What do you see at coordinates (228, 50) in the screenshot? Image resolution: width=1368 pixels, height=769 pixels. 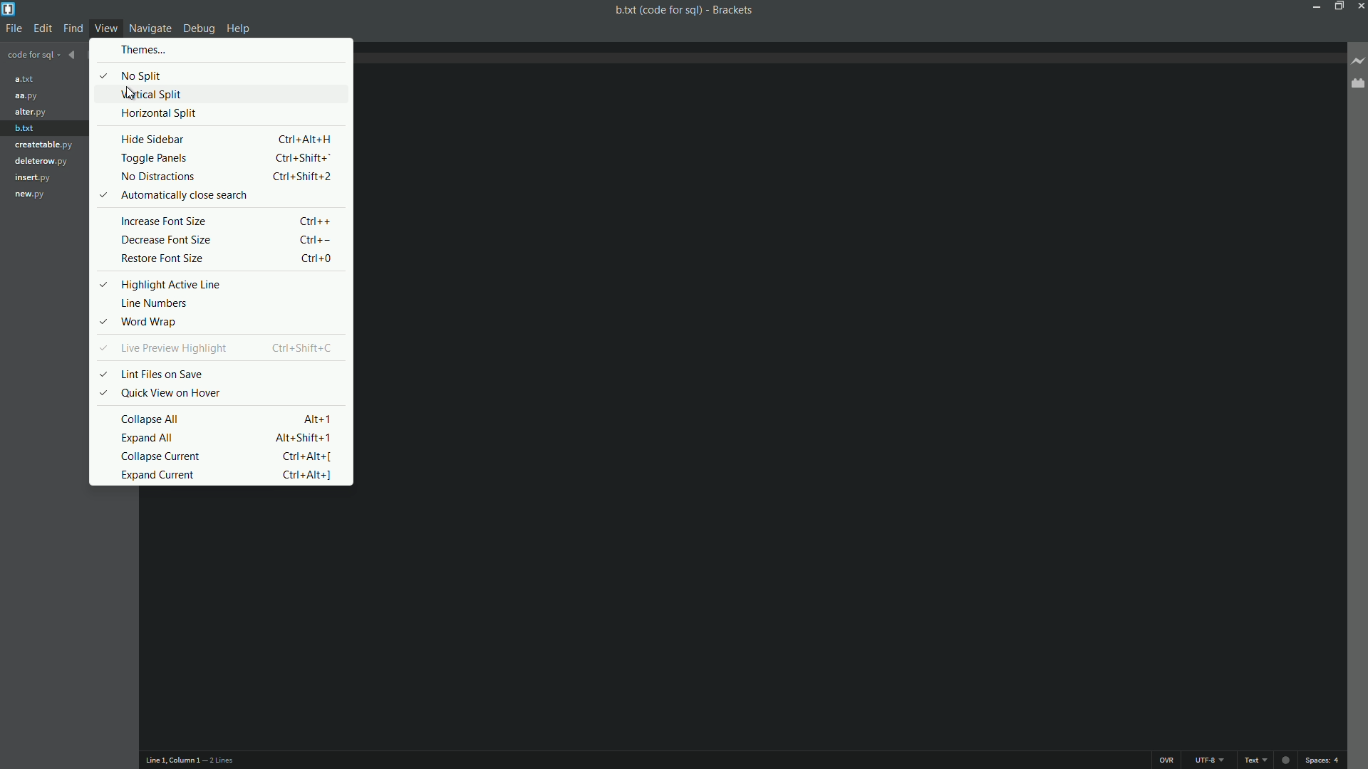 I see `themes` at bounding box center [228, 50].